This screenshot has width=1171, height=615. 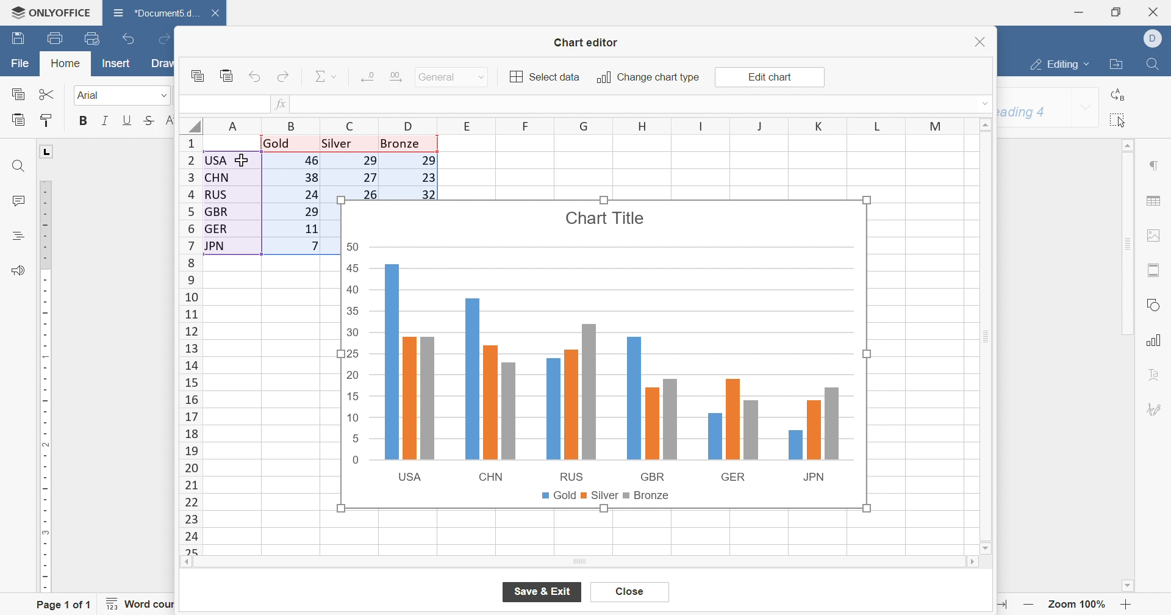 What do you see at coordinates (84, 120) in the screenshot?
I see `bold` at bounding box center [84, 120].